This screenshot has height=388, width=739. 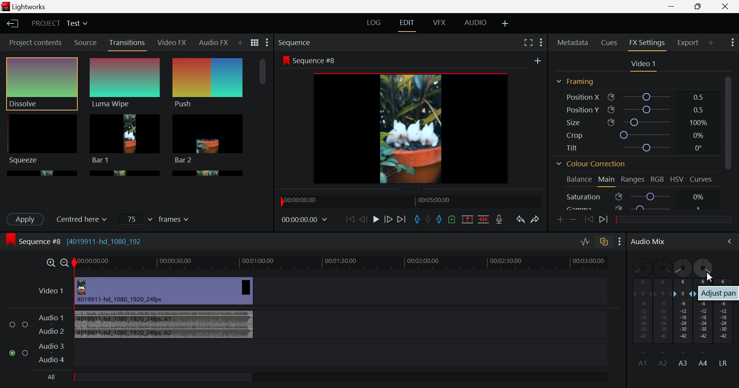 What do you see at coordinates (376, 219) in the screenshot?
I see `Play` at bounding box center [376, 219].